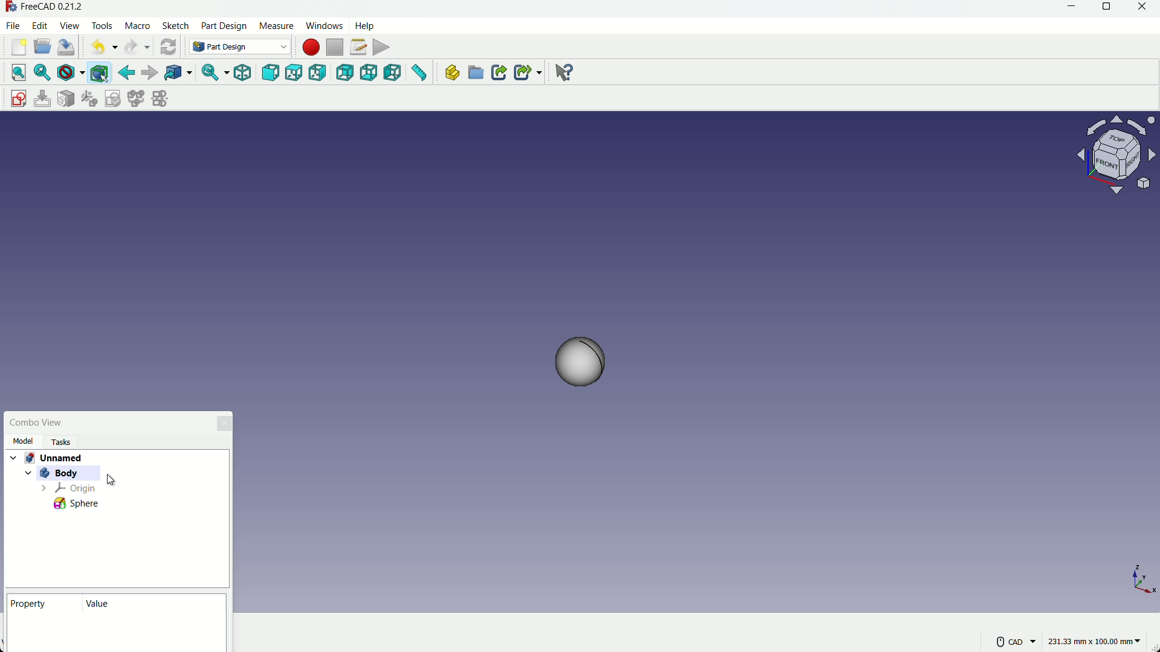 The height and width of the screenshot is (652, 1160). I want to click on link object, so click(178, 73).